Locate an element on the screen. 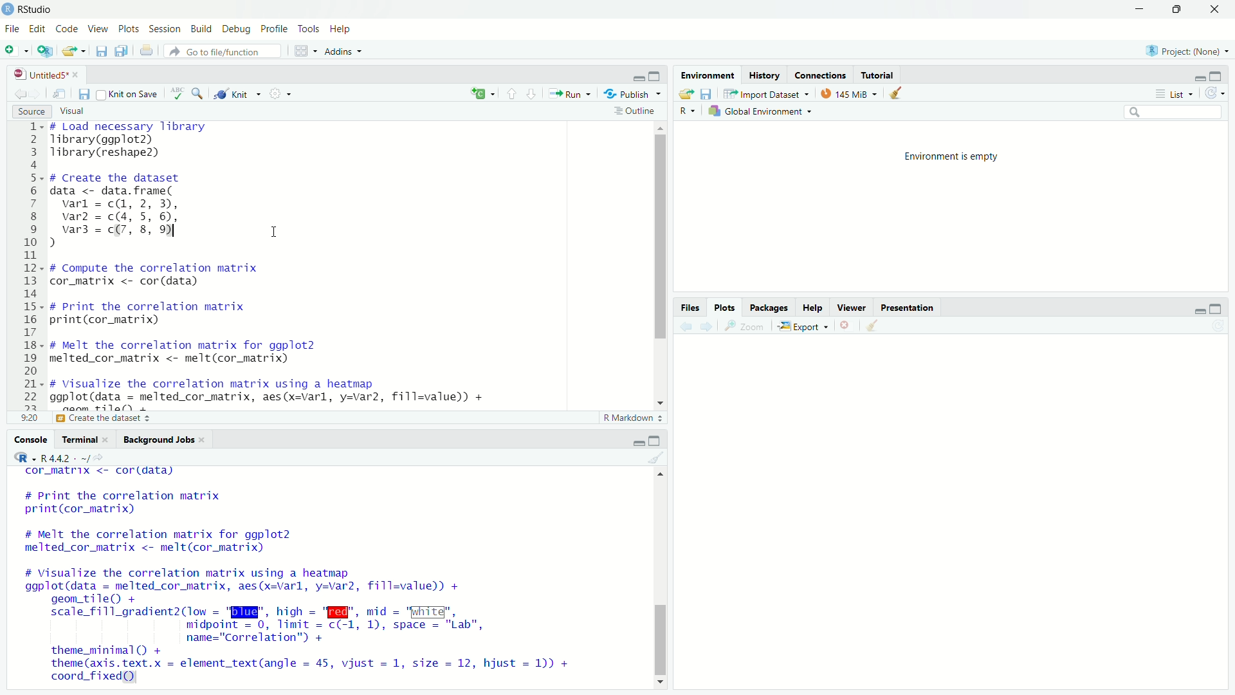  go to previous section is located at coordinates (511, 92).